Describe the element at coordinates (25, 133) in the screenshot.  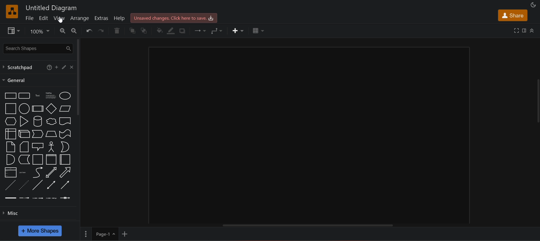
I see `cube` at that location.